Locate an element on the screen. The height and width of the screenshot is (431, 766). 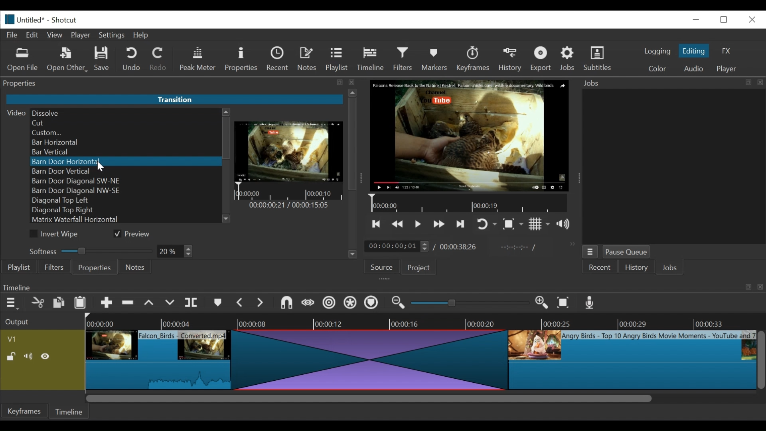
Custom is located at coordinates (126, 132).